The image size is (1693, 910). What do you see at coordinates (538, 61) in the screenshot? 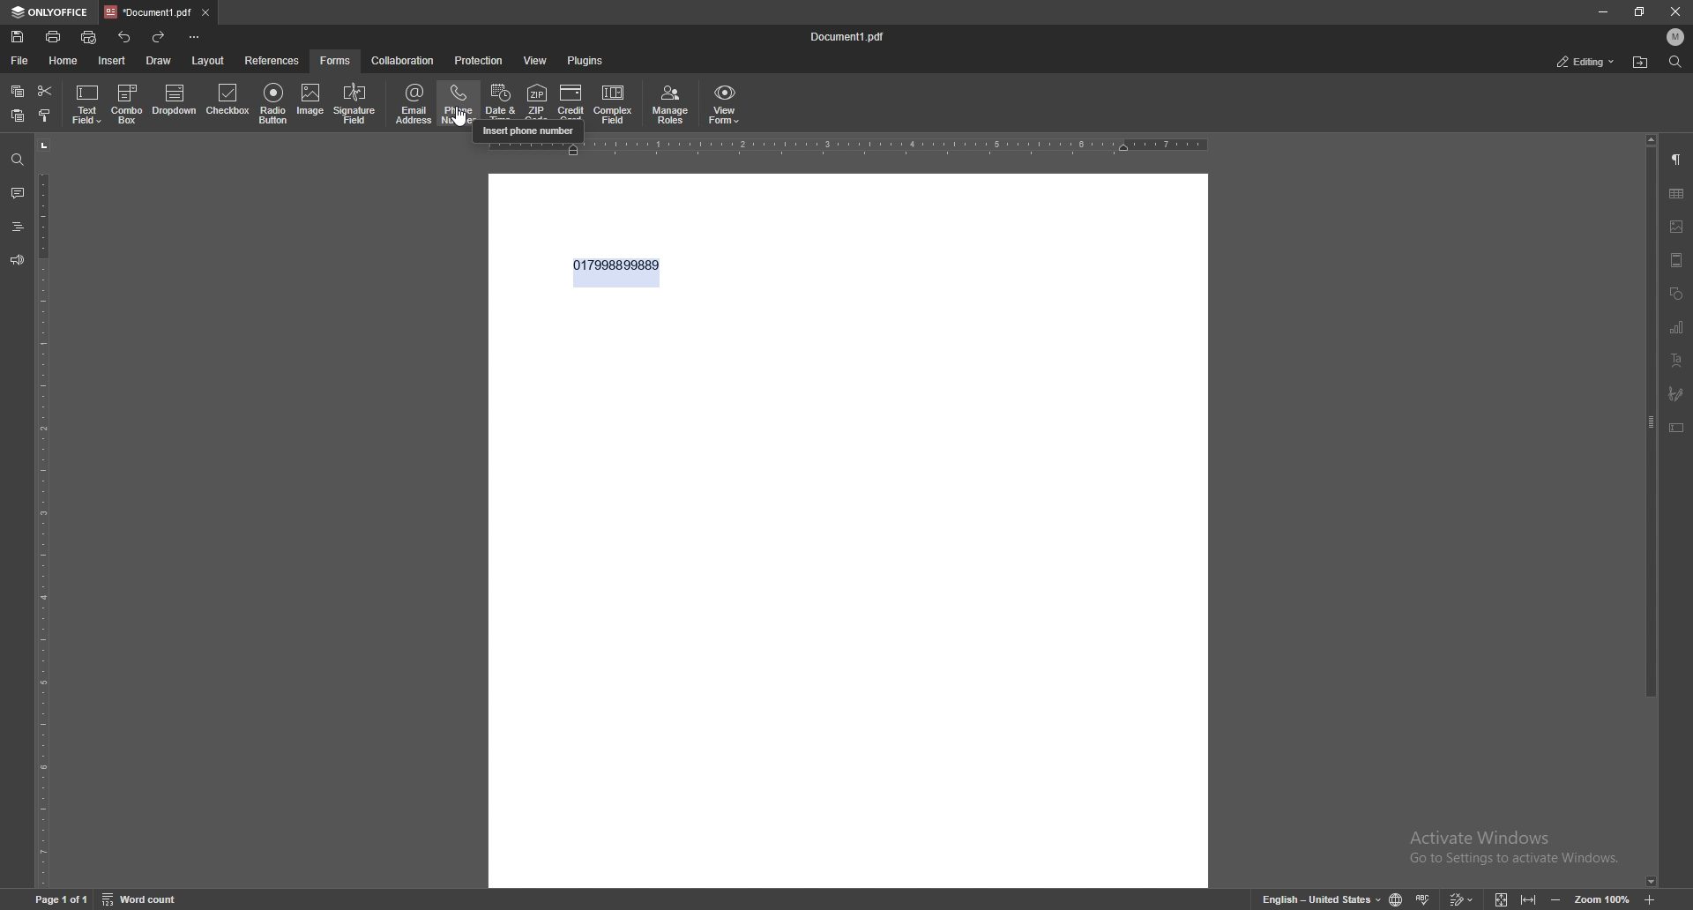
I see `view` at bounding box center [538, 61].